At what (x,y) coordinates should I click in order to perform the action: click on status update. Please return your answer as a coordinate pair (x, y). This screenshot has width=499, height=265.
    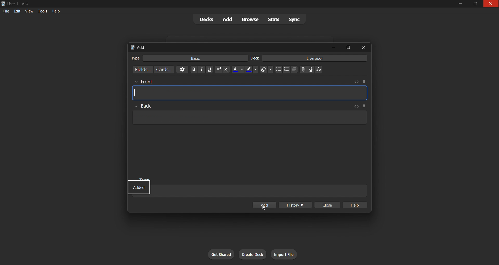
    Looking at the image, I should click on (140, 187).